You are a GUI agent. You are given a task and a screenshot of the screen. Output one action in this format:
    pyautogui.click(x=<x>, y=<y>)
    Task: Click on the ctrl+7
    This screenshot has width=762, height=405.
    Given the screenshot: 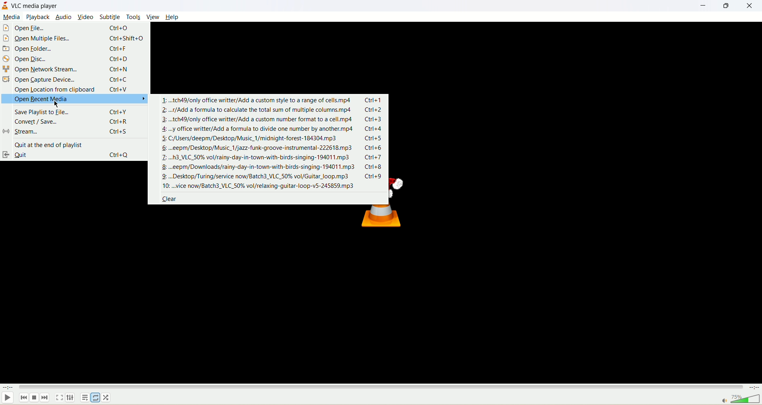 What is the action you would take?
    pyautogui.click(x=375, y=157)
    